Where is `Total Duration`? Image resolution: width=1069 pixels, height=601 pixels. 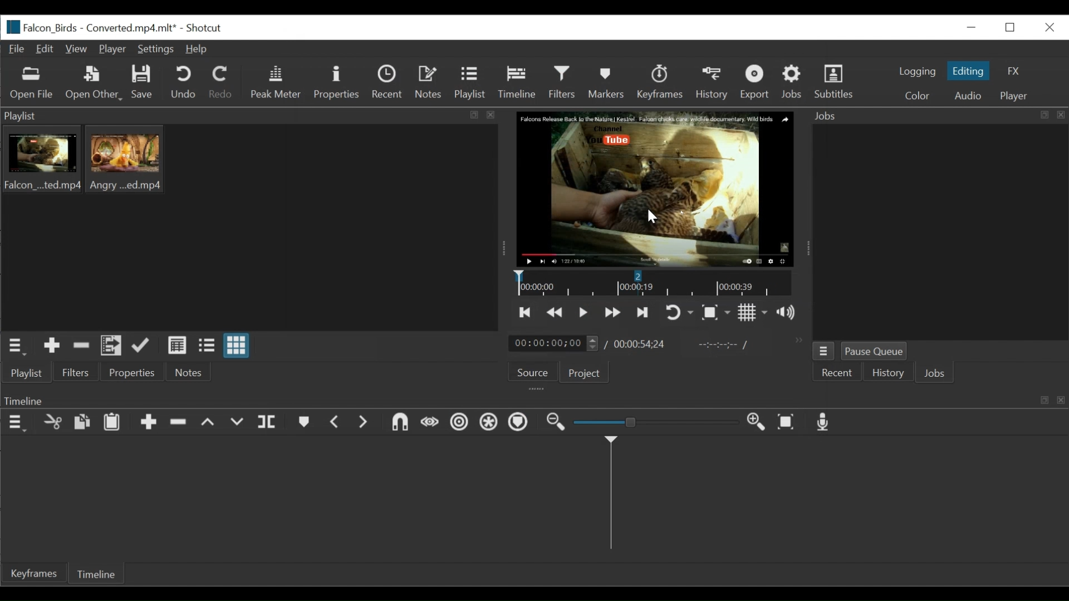 Total Duration is located at coordinates (640, 344).